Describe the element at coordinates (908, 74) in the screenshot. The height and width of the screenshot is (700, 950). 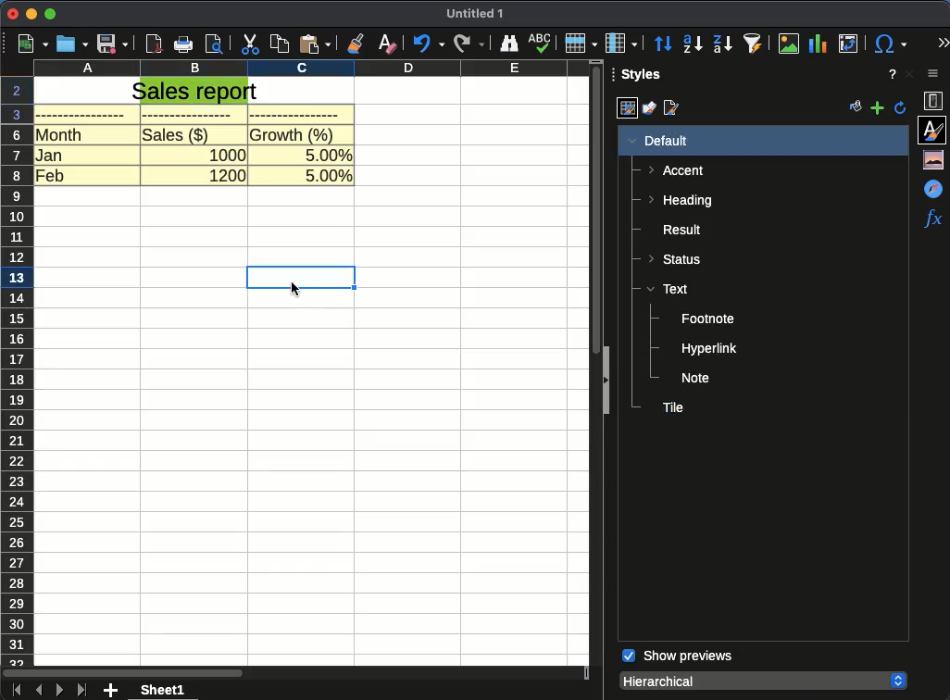
I see `close` at that location.